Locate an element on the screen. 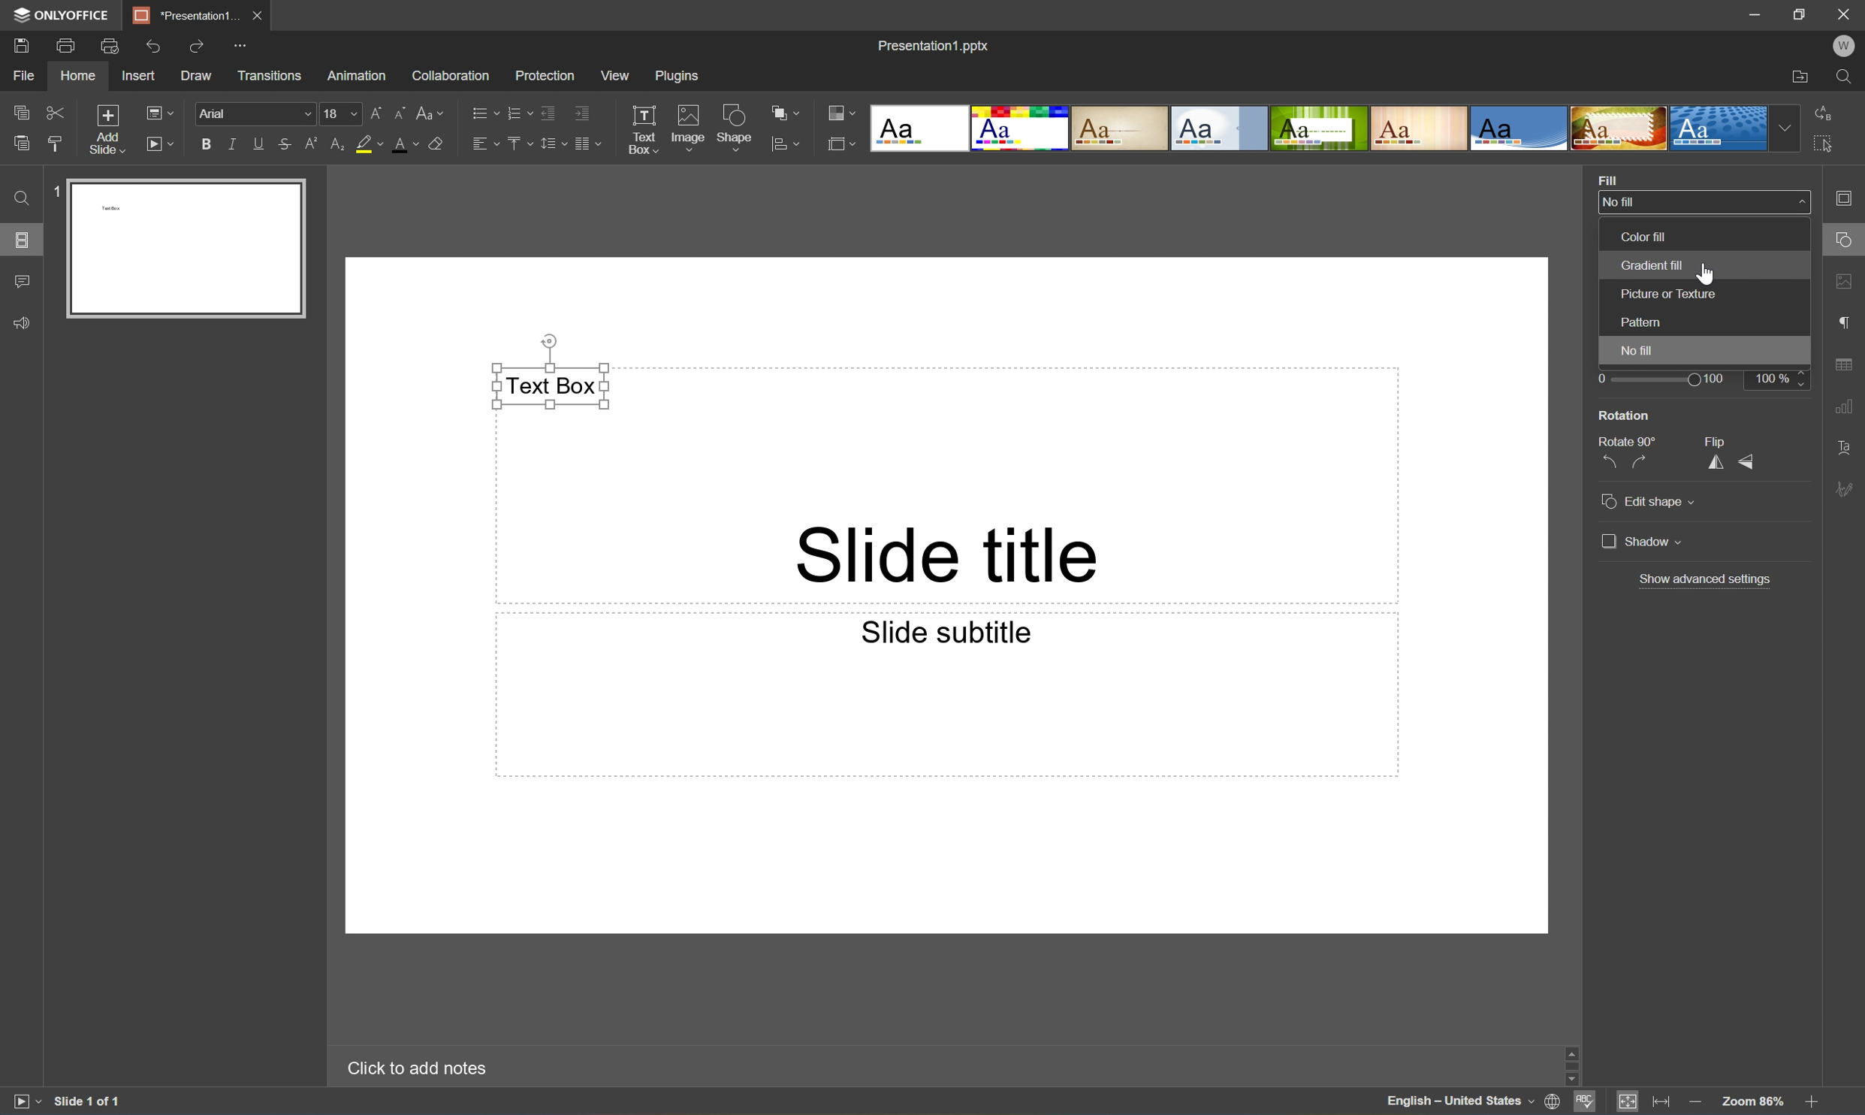 This screenshot has width=1865, height=1115. Numbering is located at coordinates (513, 112).